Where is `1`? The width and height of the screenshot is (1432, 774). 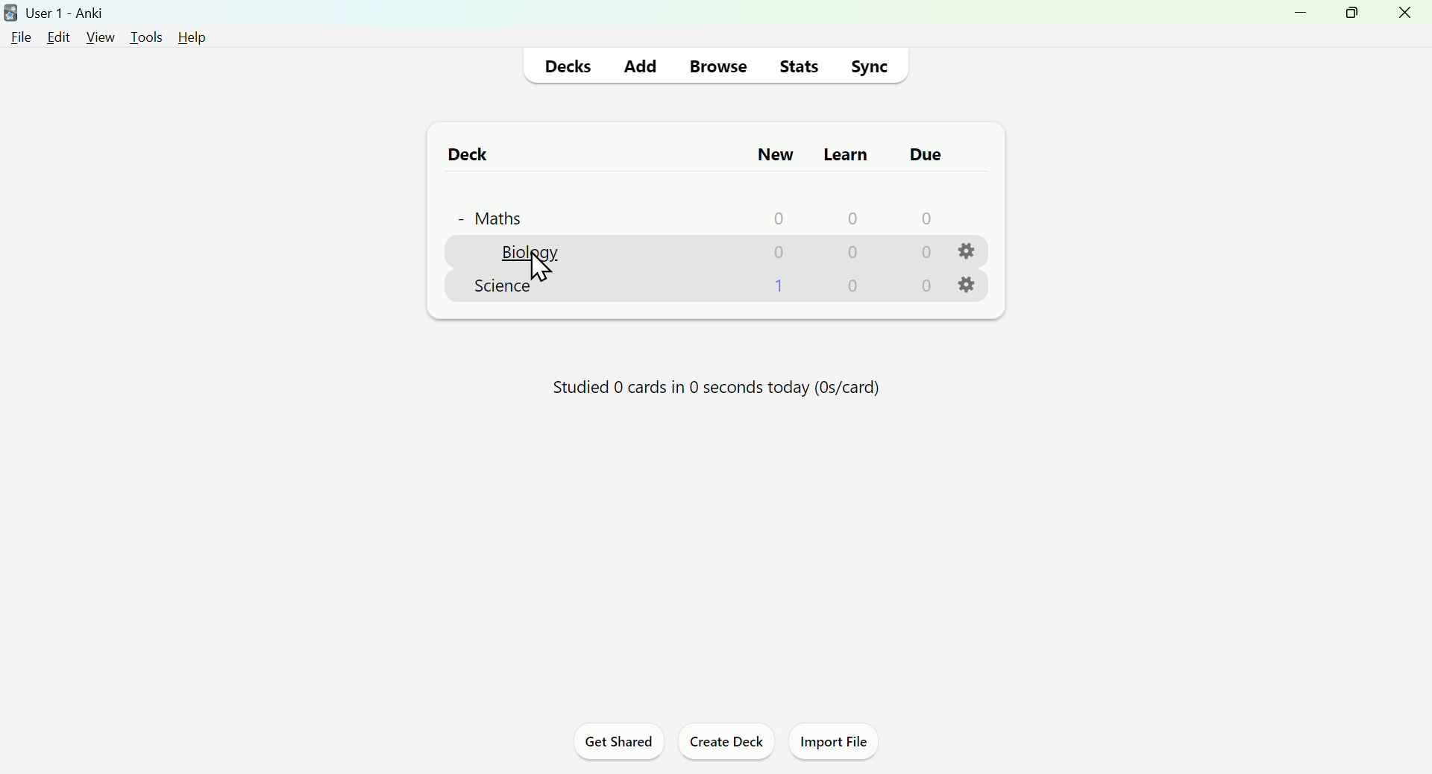
1 is located at coordinates (779, 290).